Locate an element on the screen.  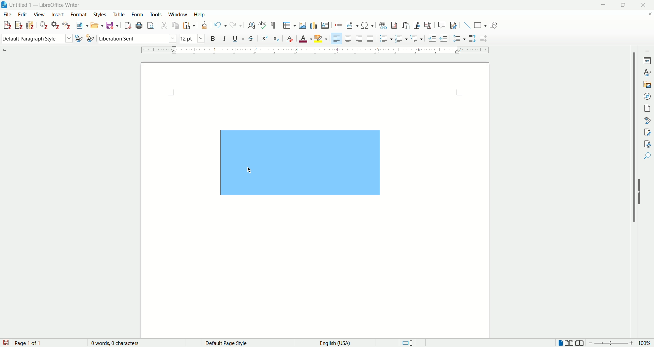
basic shapes is located at coordinates (480, 25).